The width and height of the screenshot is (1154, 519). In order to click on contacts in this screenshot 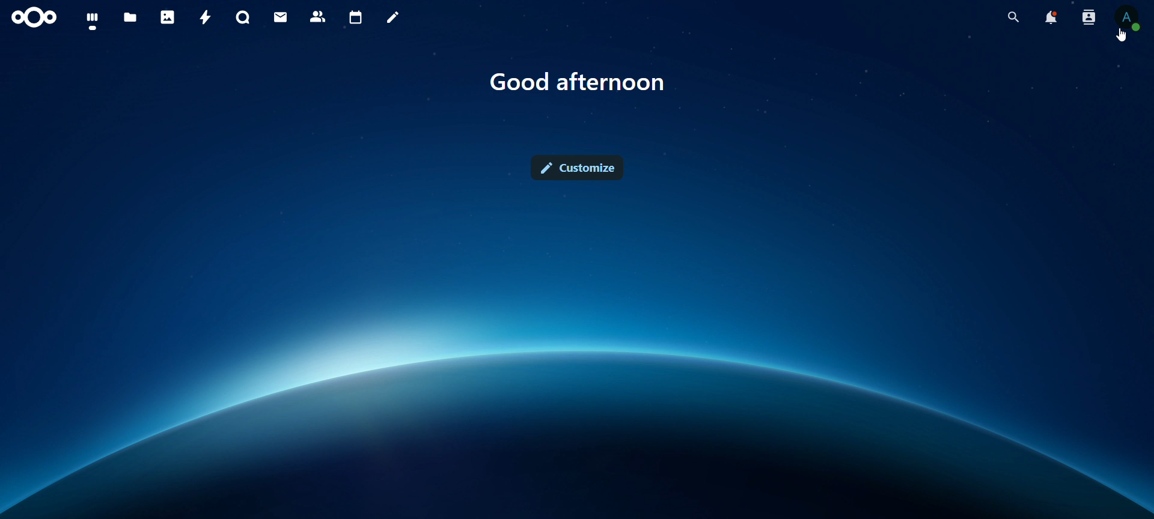, I will do `click(317, 16)`.